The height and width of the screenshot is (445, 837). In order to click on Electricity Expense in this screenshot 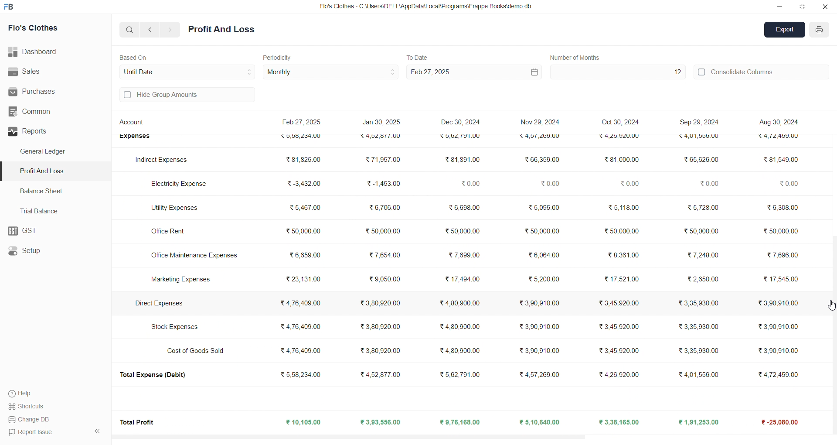, I will do `click(180, 182)`.